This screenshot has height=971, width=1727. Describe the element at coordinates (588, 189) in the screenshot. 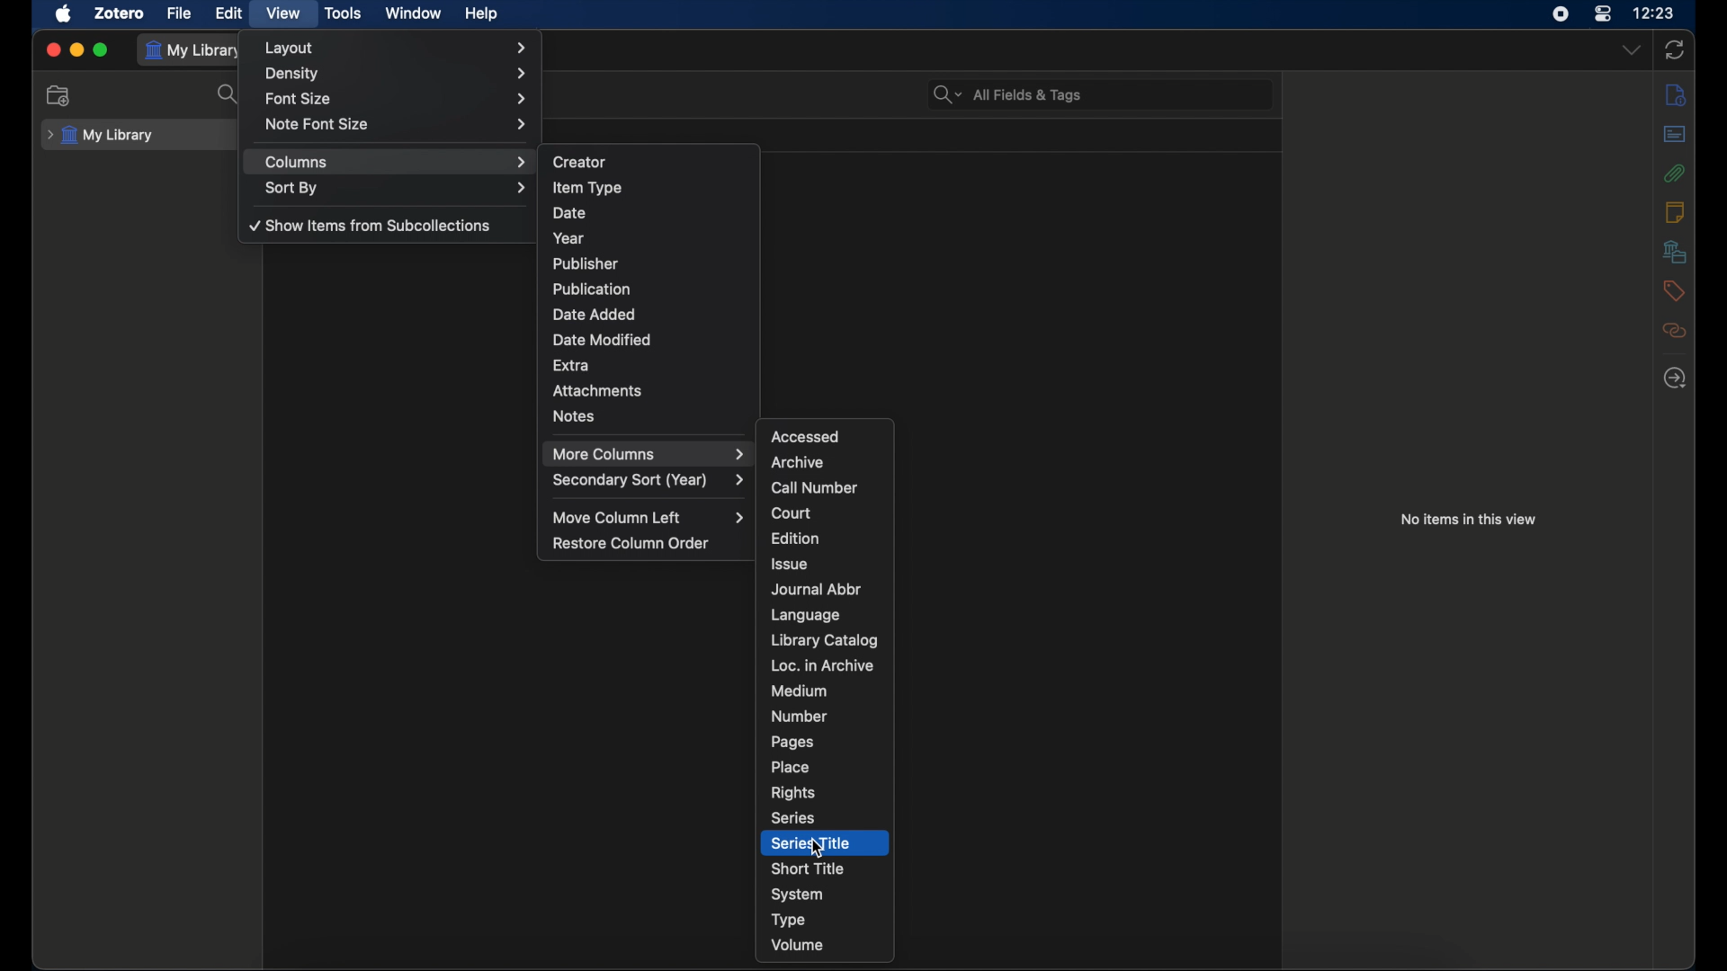

I see `item type` at that location.